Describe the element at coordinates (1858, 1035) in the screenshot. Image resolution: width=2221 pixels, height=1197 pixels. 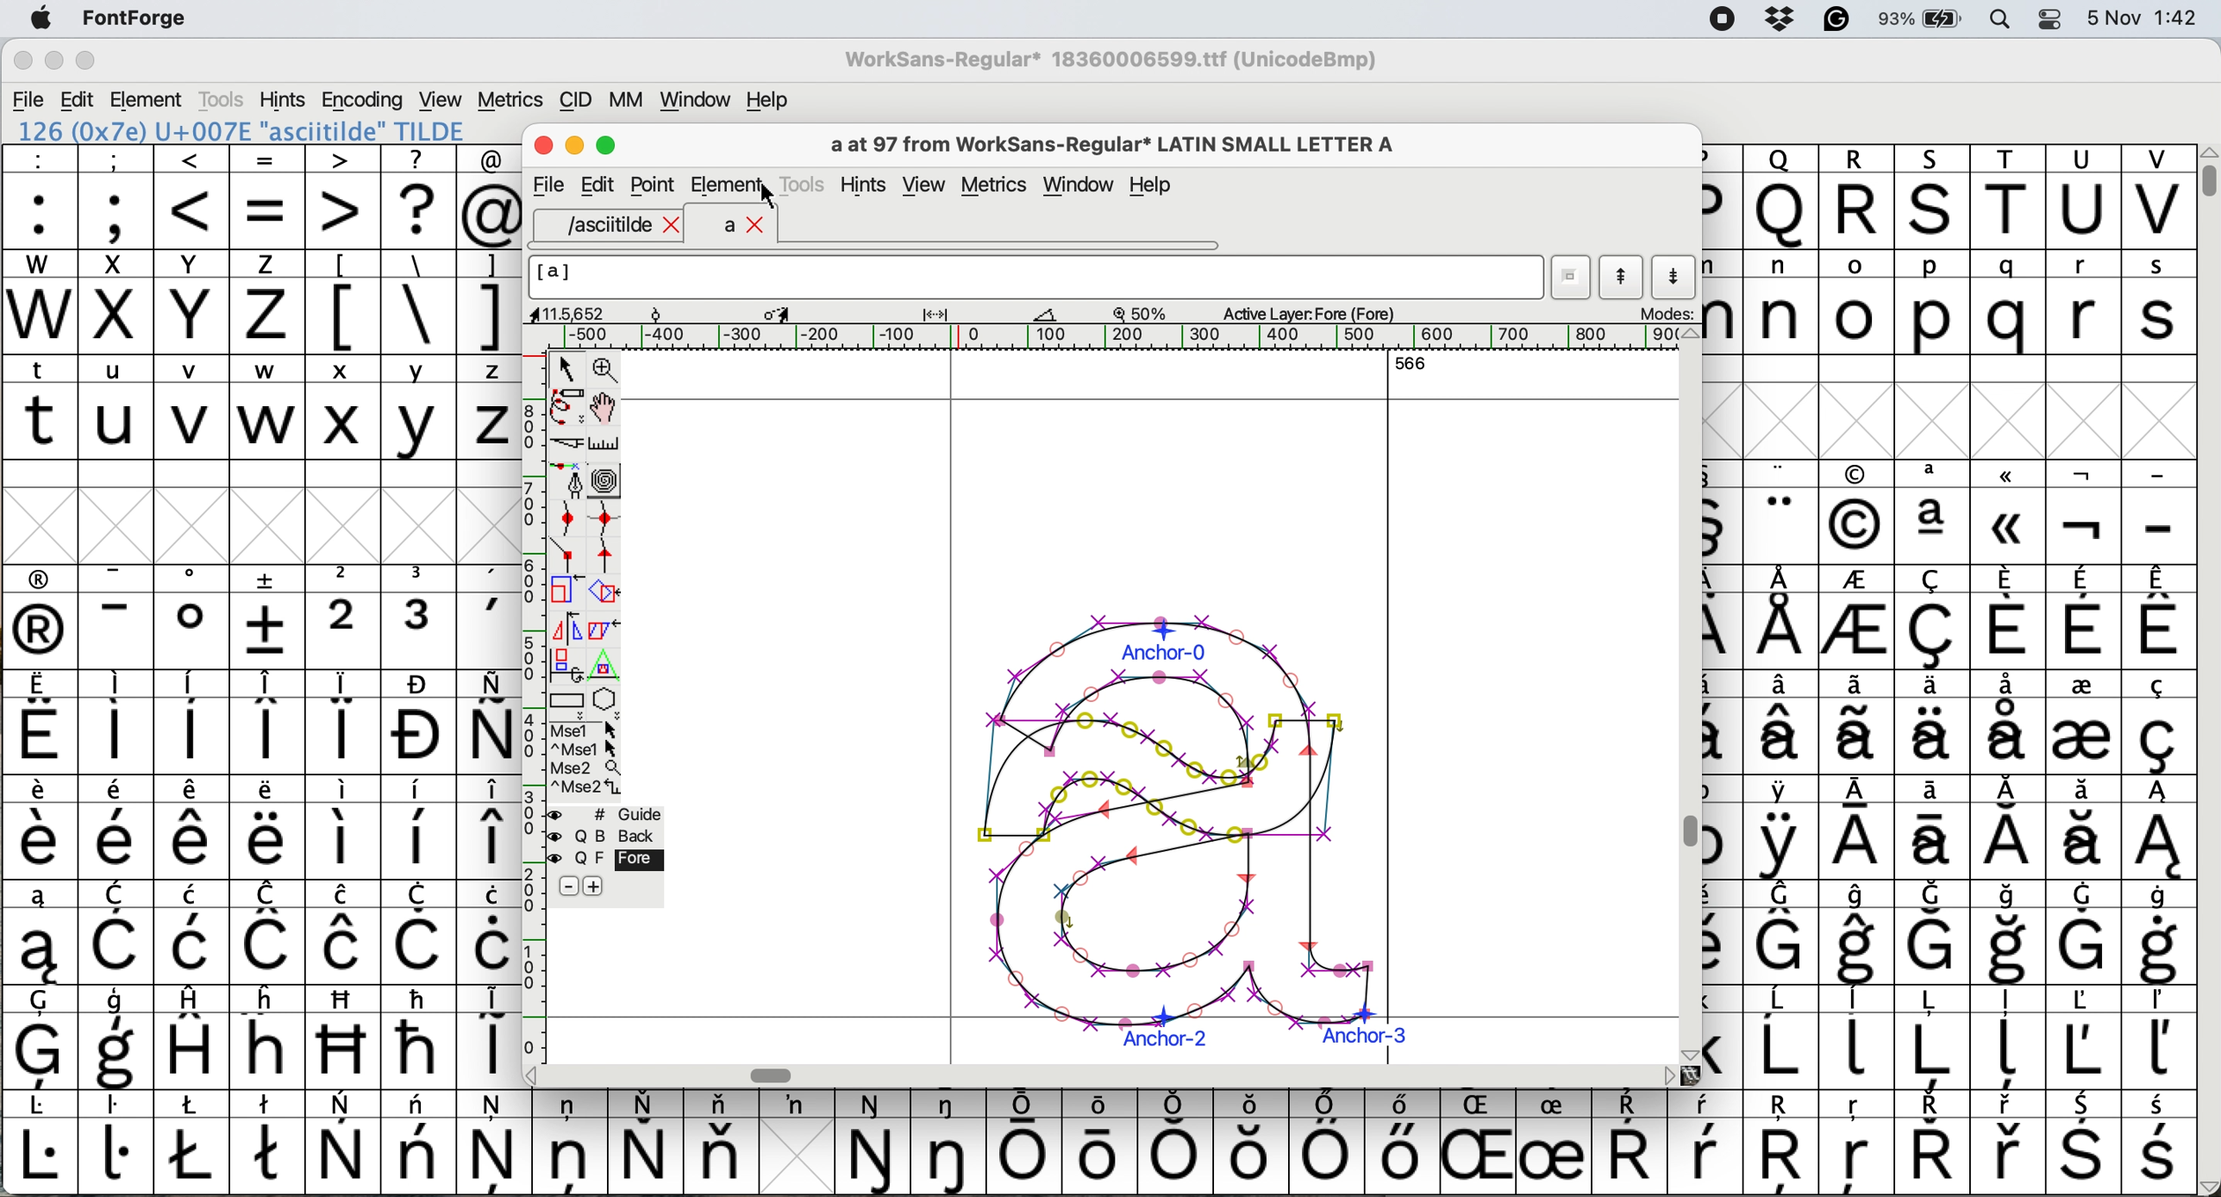
I see `symbol` at that location.